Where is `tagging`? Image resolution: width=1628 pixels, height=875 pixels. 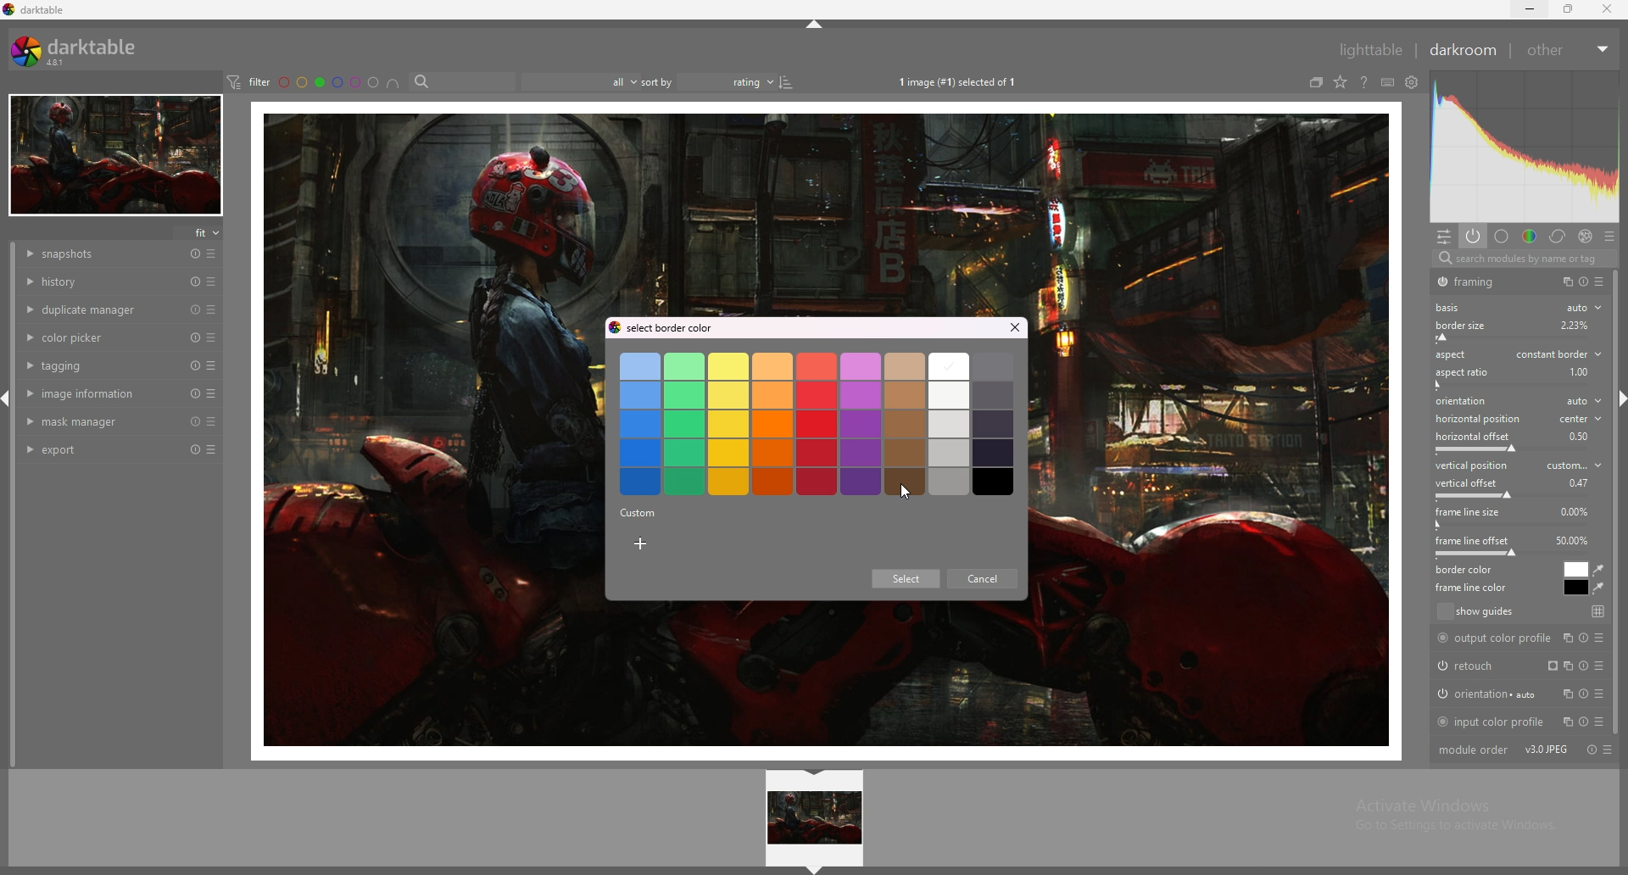
tagging is located at coordinates (100, 365).